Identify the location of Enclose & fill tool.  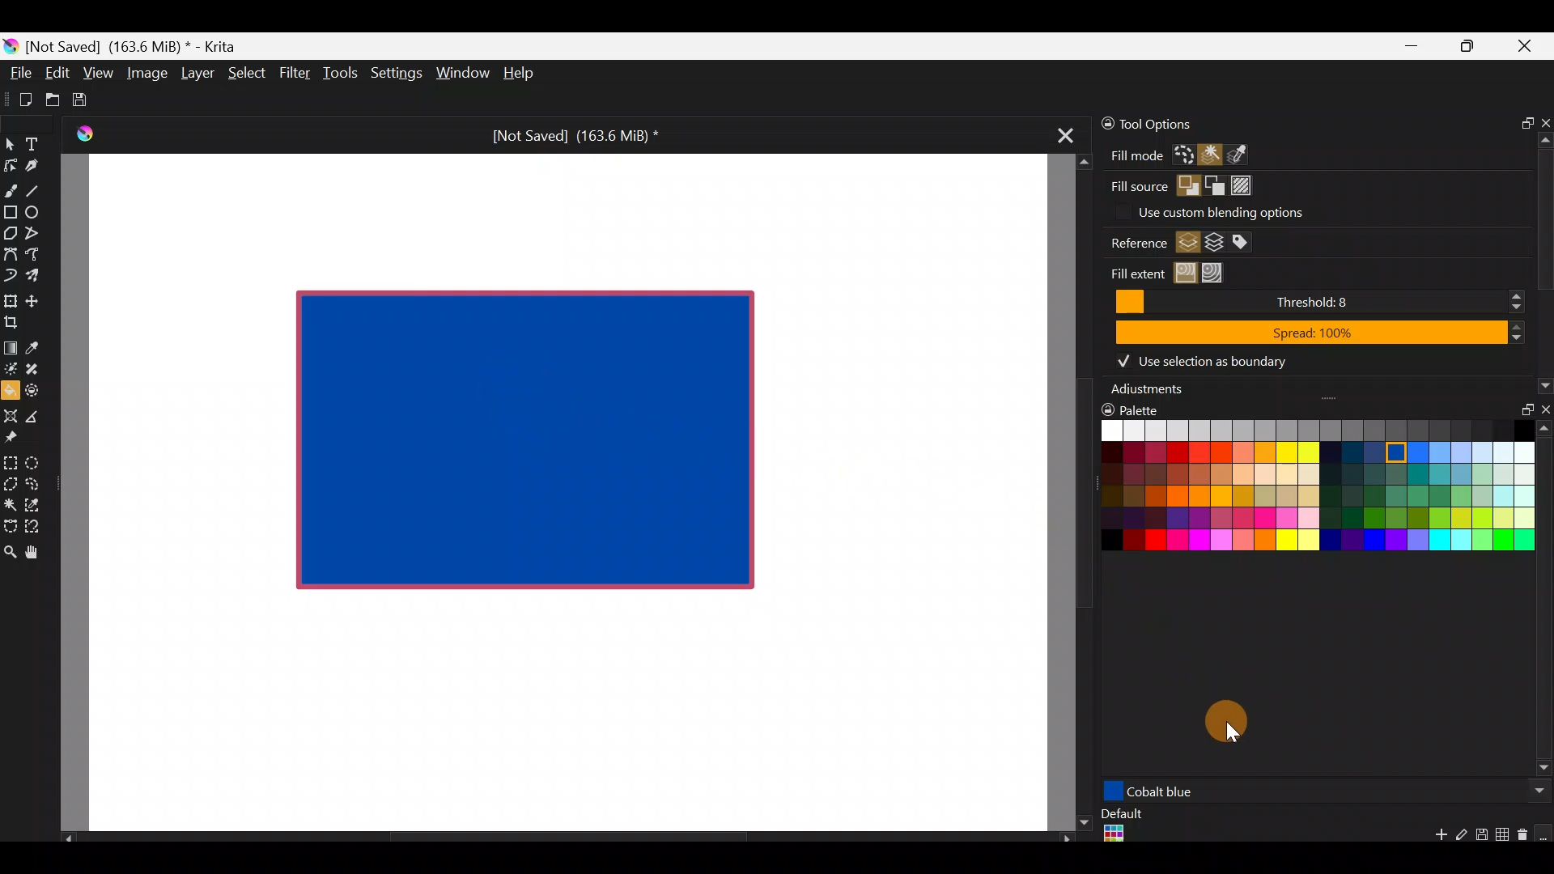
(39, 391).